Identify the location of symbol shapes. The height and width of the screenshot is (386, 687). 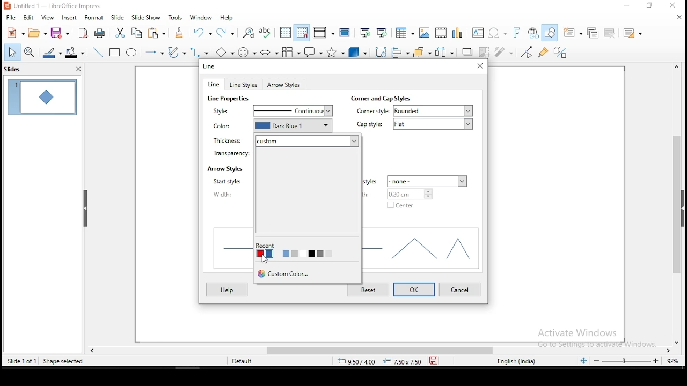
(249, 54).